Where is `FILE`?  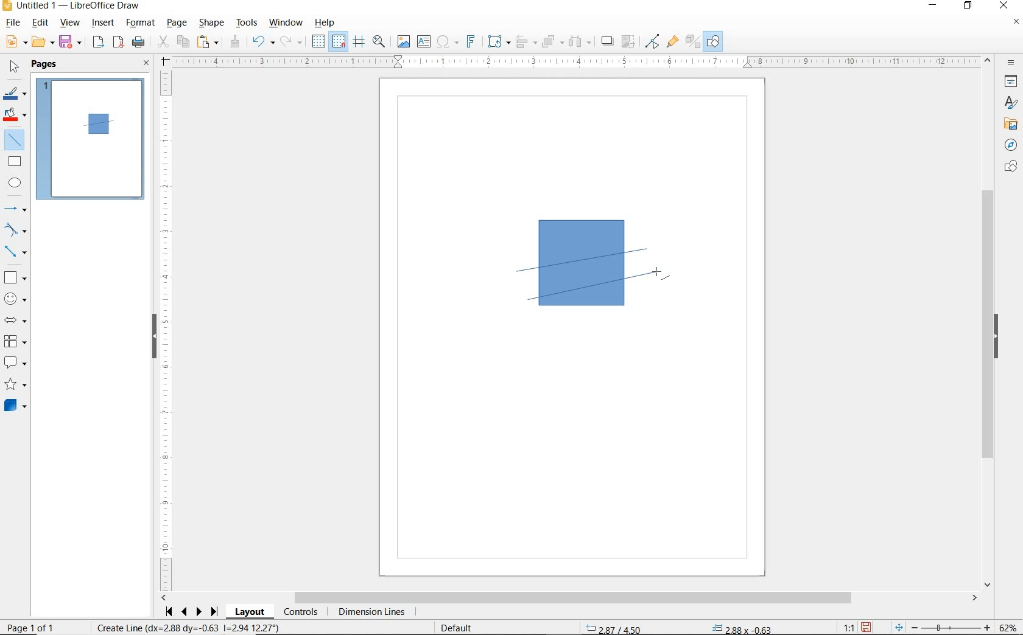
FILE is located at coordinates (12, 24).